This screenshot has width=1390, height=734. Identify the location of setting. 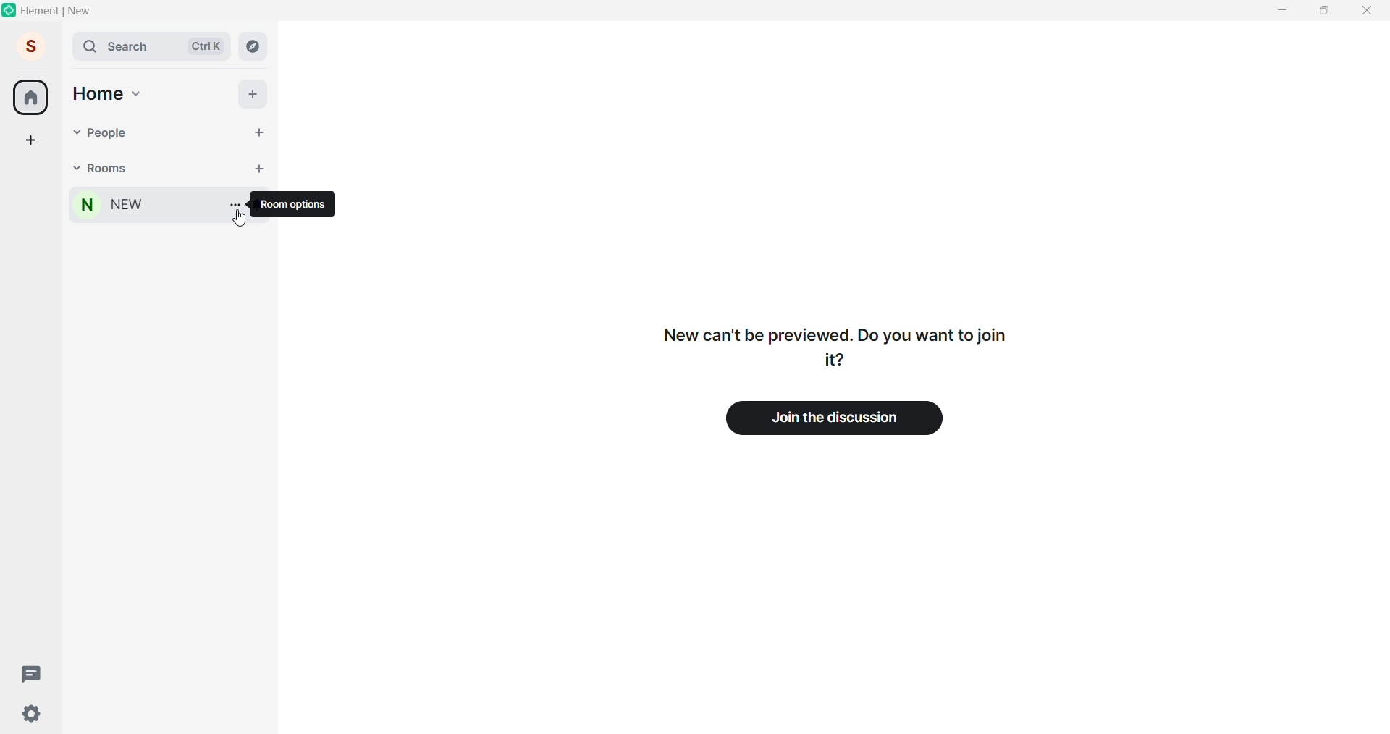
(29, 715).